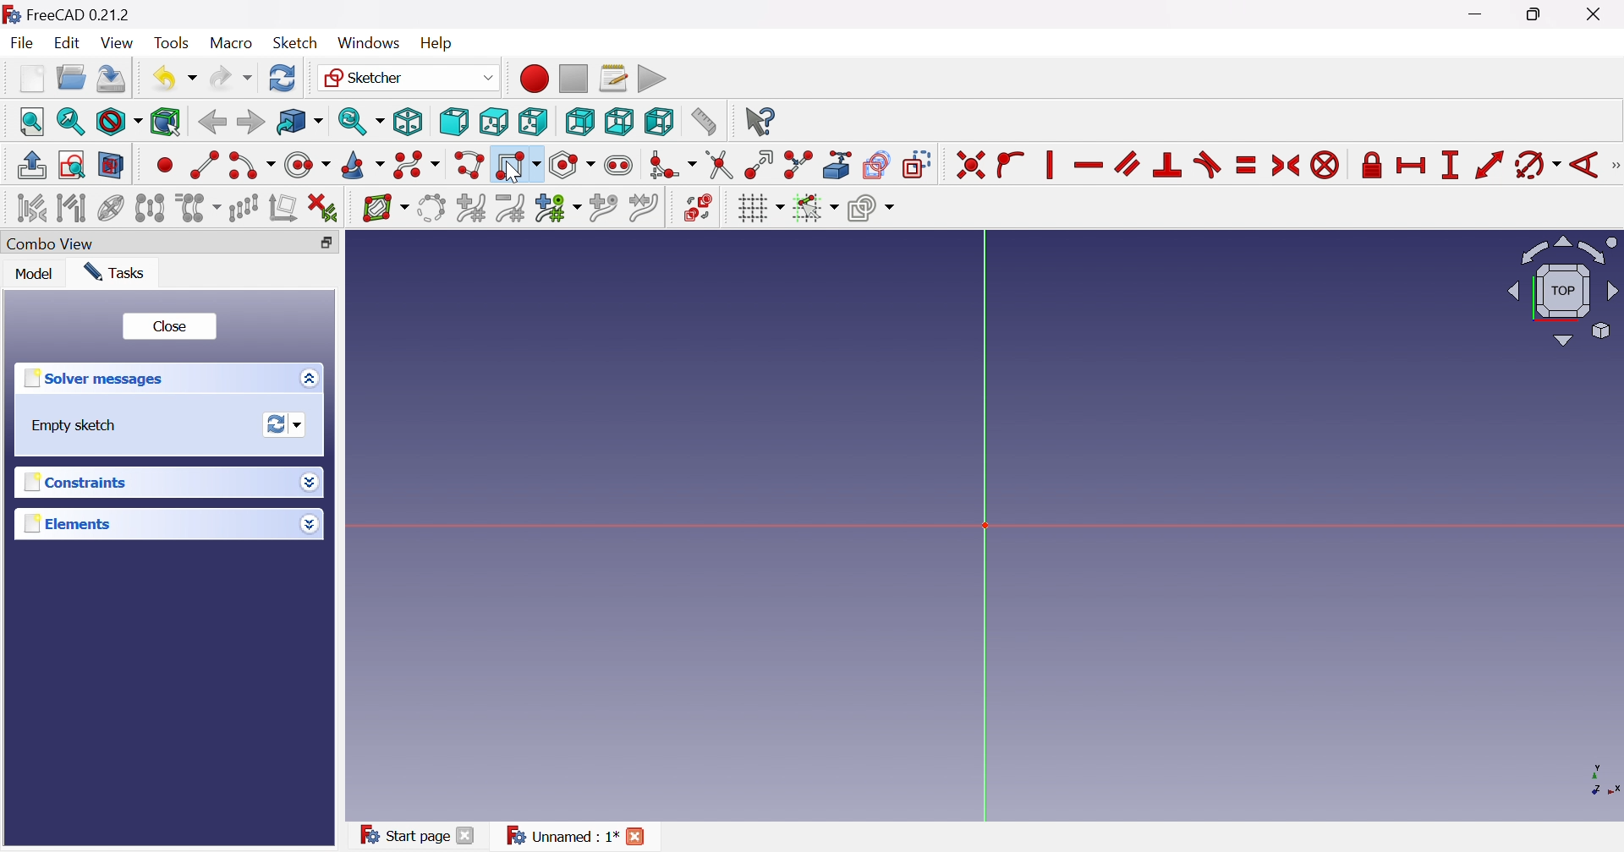  Describe the element at coordinates (513, 208) in the screenshot. I see `Decrease B-spline degree` at that location.